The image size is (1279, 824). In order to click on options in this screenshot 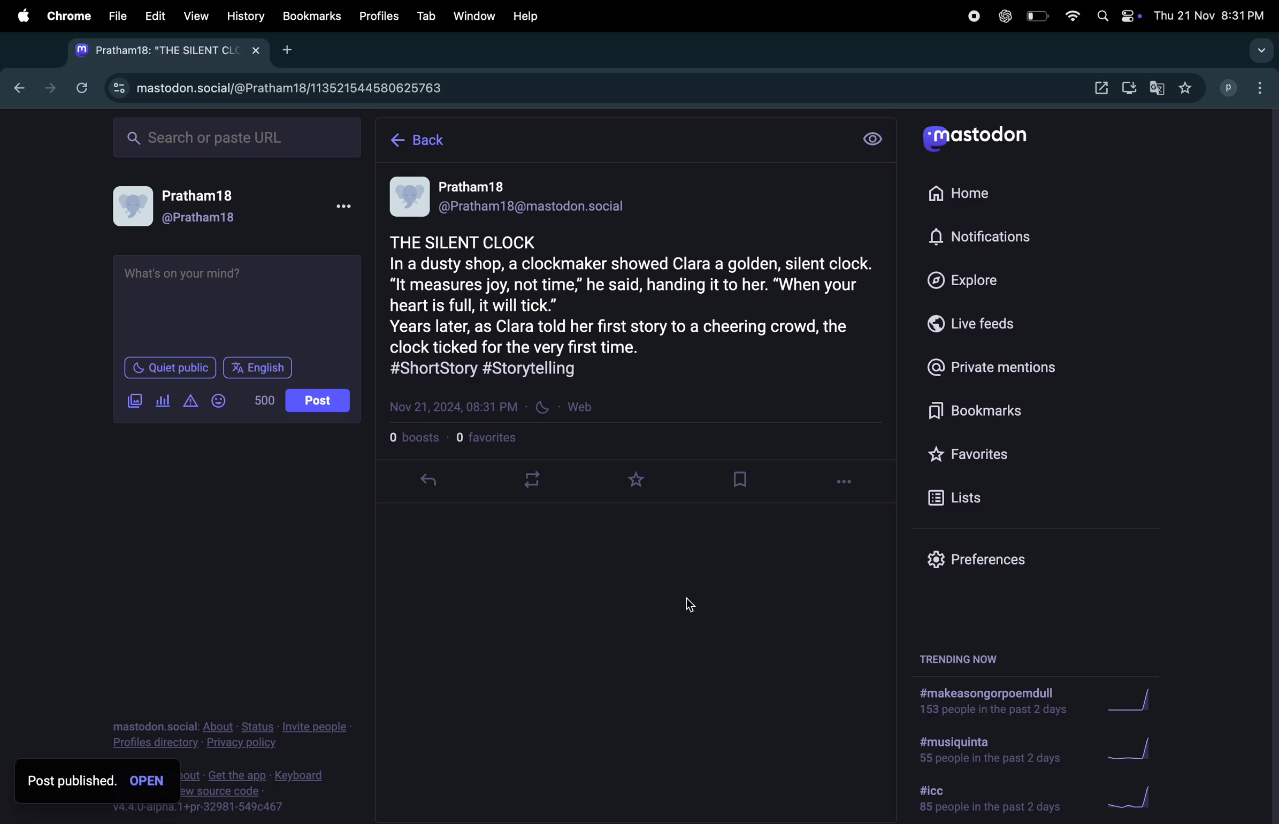, I will do `click(1264, 89)`.